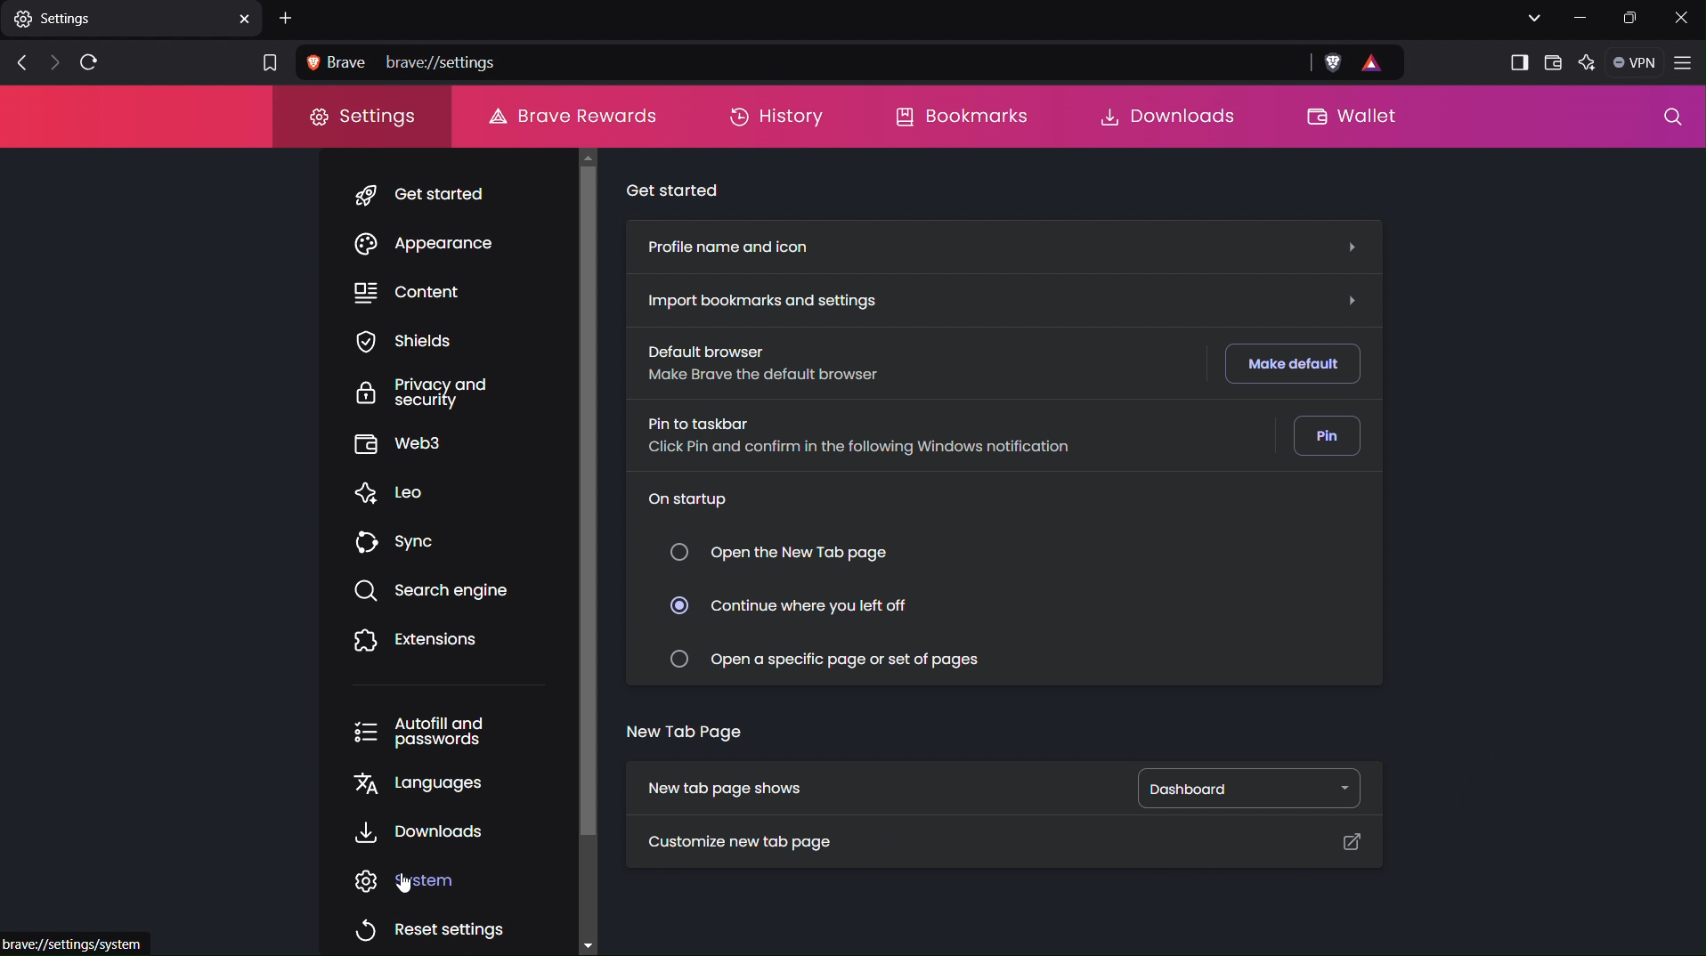 This screenshot has height=956, width=1706. I want to click on Dashboard, so click(1239, 788).